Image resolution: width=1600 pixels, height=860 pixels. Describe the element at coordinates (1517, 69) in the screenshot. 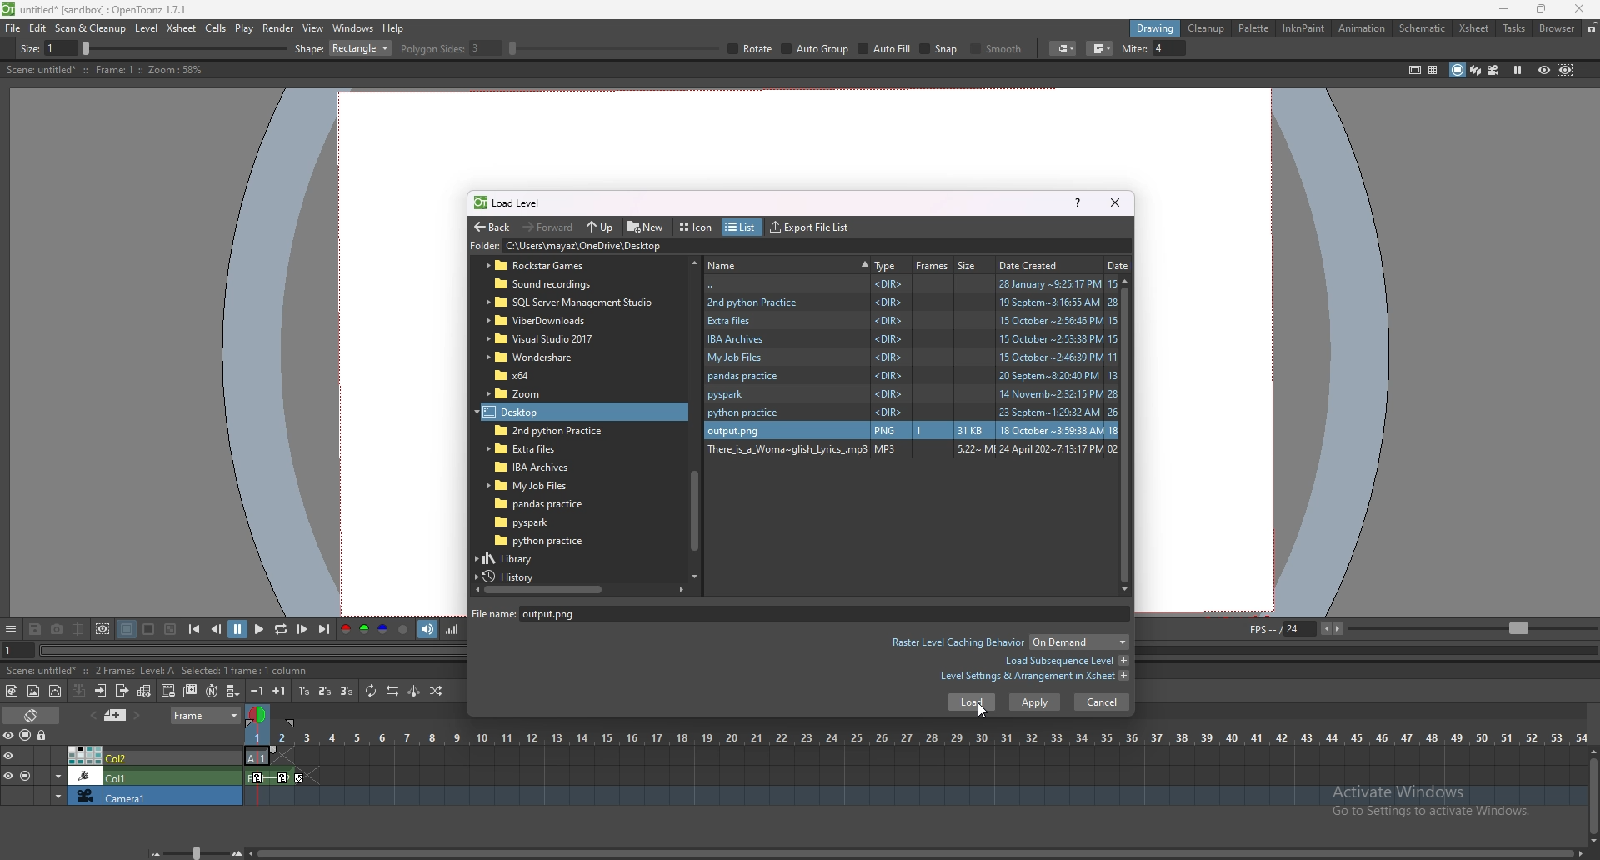

I see `freeze` at that location.